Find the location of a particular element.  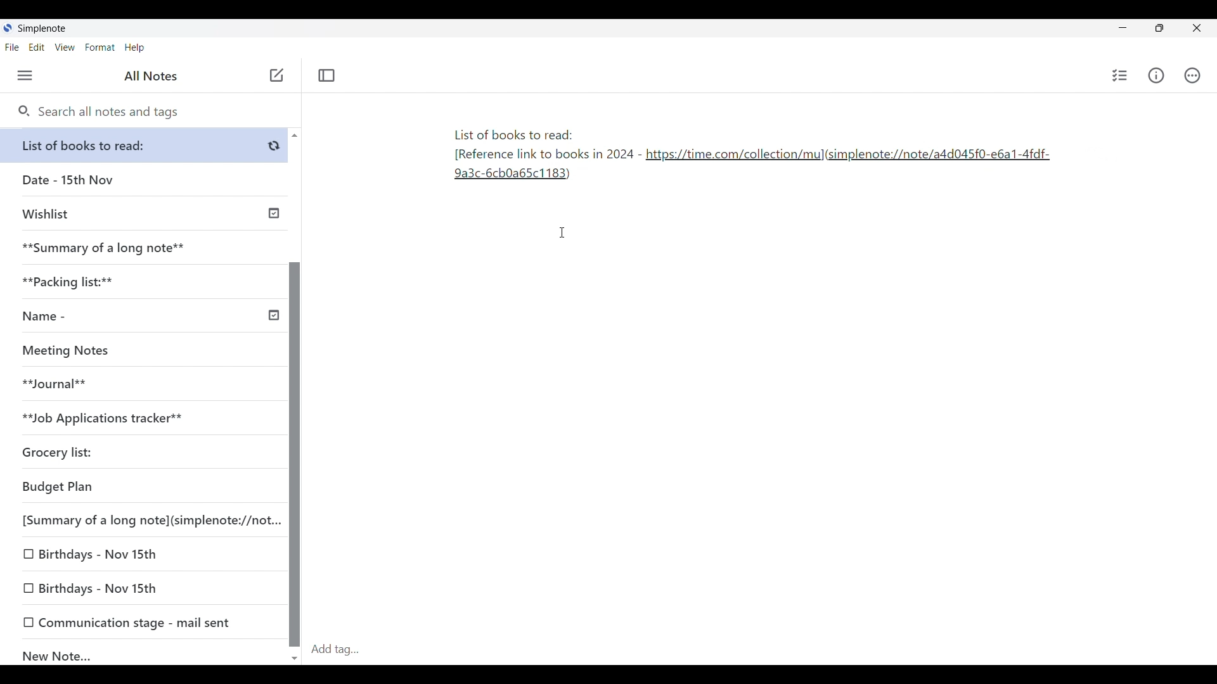

File is located at coordinates (12, 47).